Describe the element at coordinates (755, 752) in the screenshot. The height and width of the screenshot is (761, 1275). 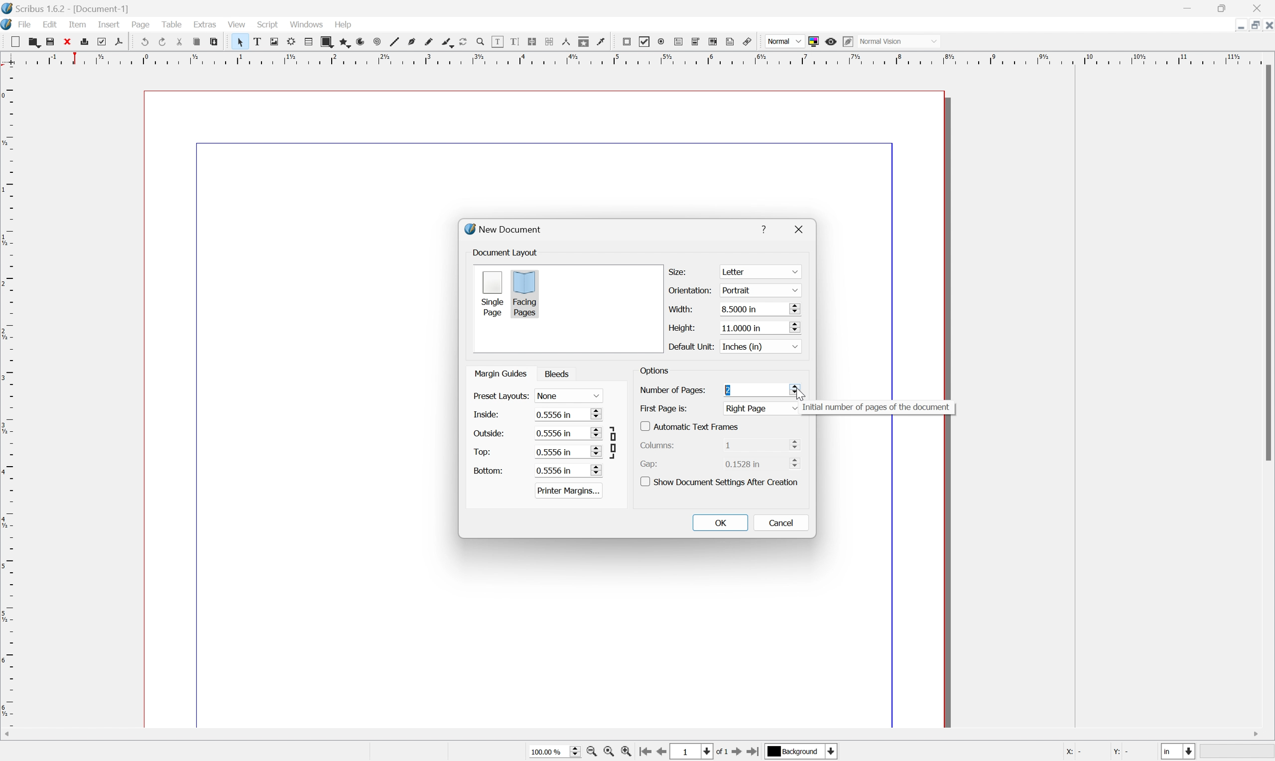
I see `go to last page` at that location.